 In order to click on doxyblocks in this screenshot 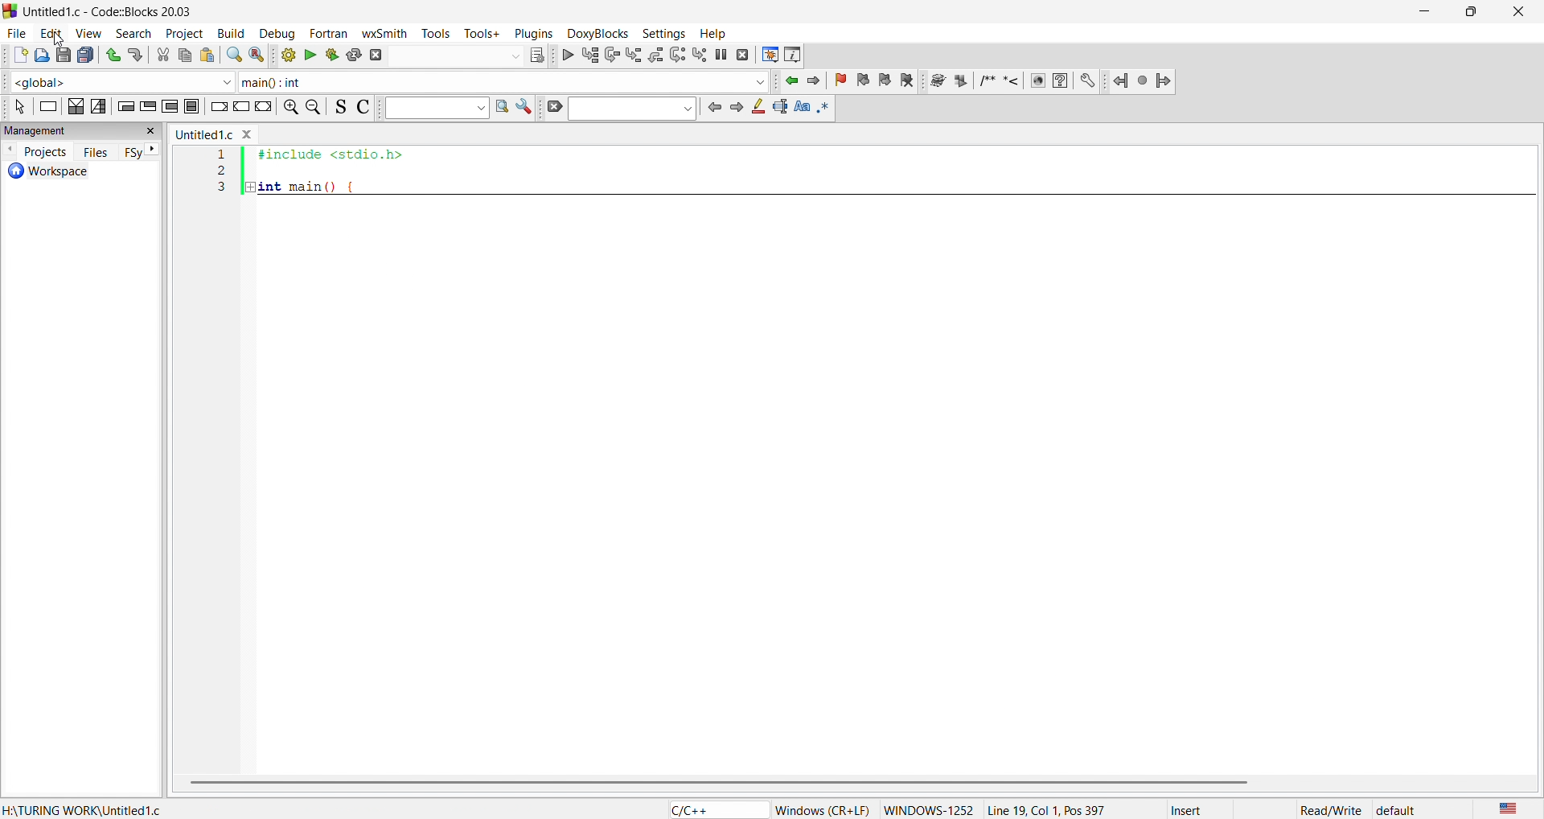, I will do `click(595, 31)`.